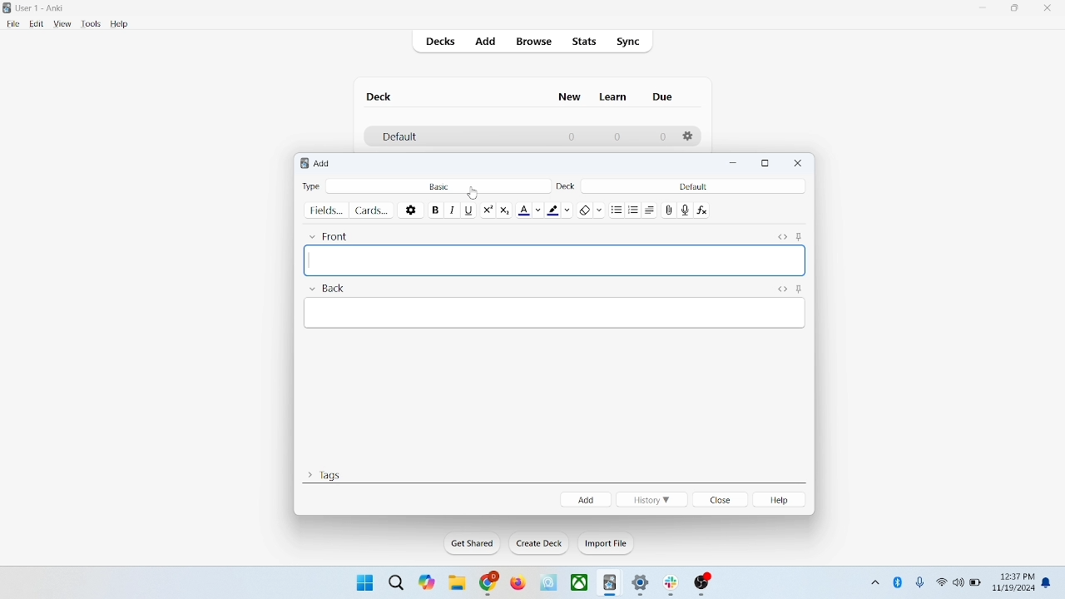  I want to click on minimize, so click(984, 8).